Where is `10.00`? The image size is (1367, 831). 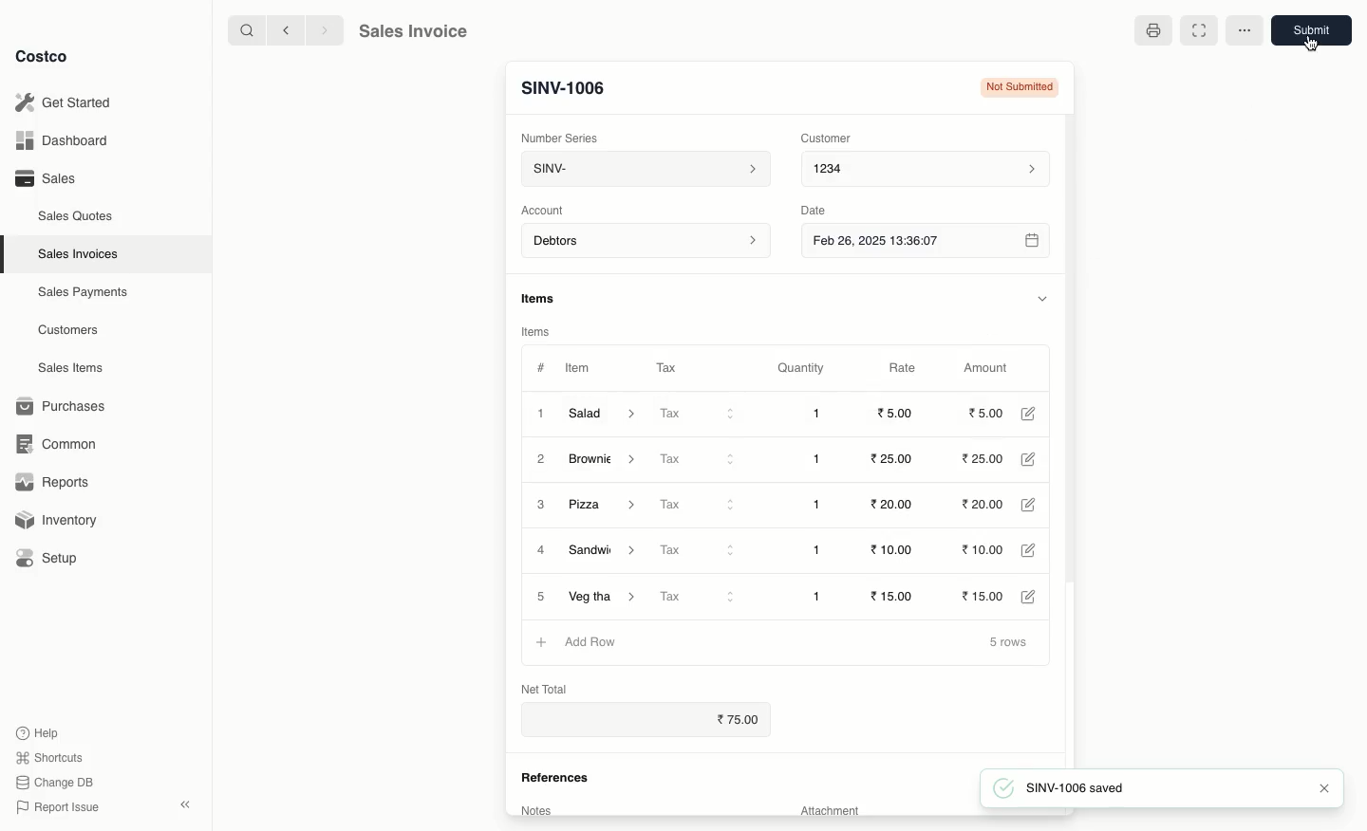 10.00 is located at coordinates (983, 550).